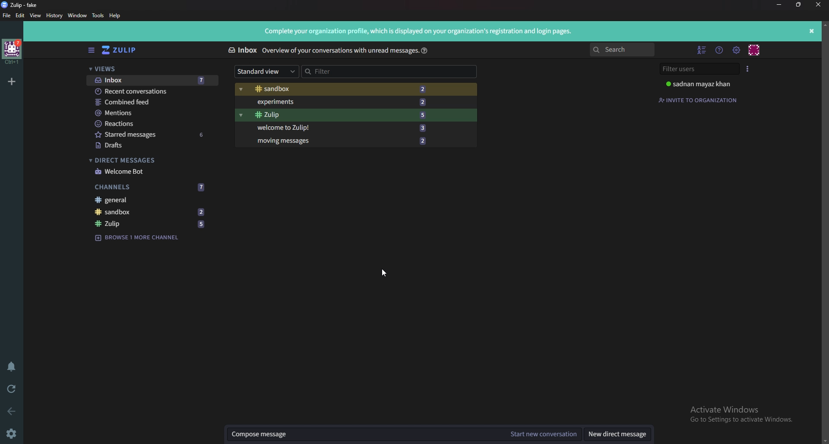  Describe the element at coordinates (754, 50) in the screenshot. I see `Personal menu` at that location.